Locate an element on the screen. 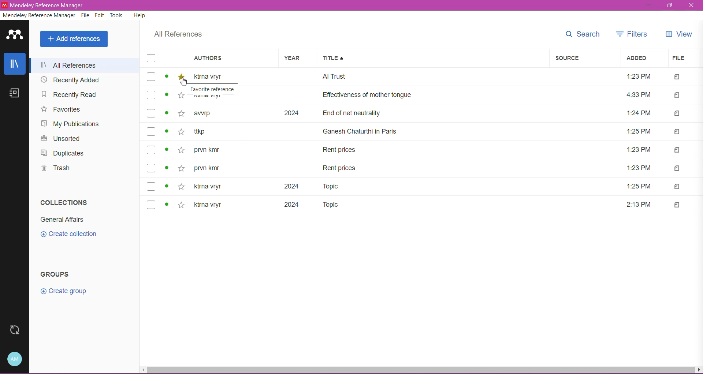  Close is located at coordinates (693, 5).